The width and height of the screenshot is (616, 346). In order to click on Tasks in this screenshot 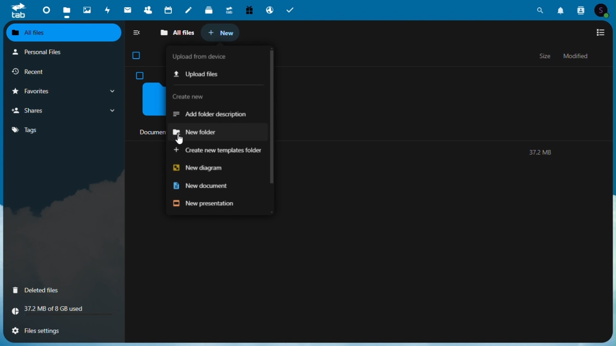, I will do `click(291, 9)`.